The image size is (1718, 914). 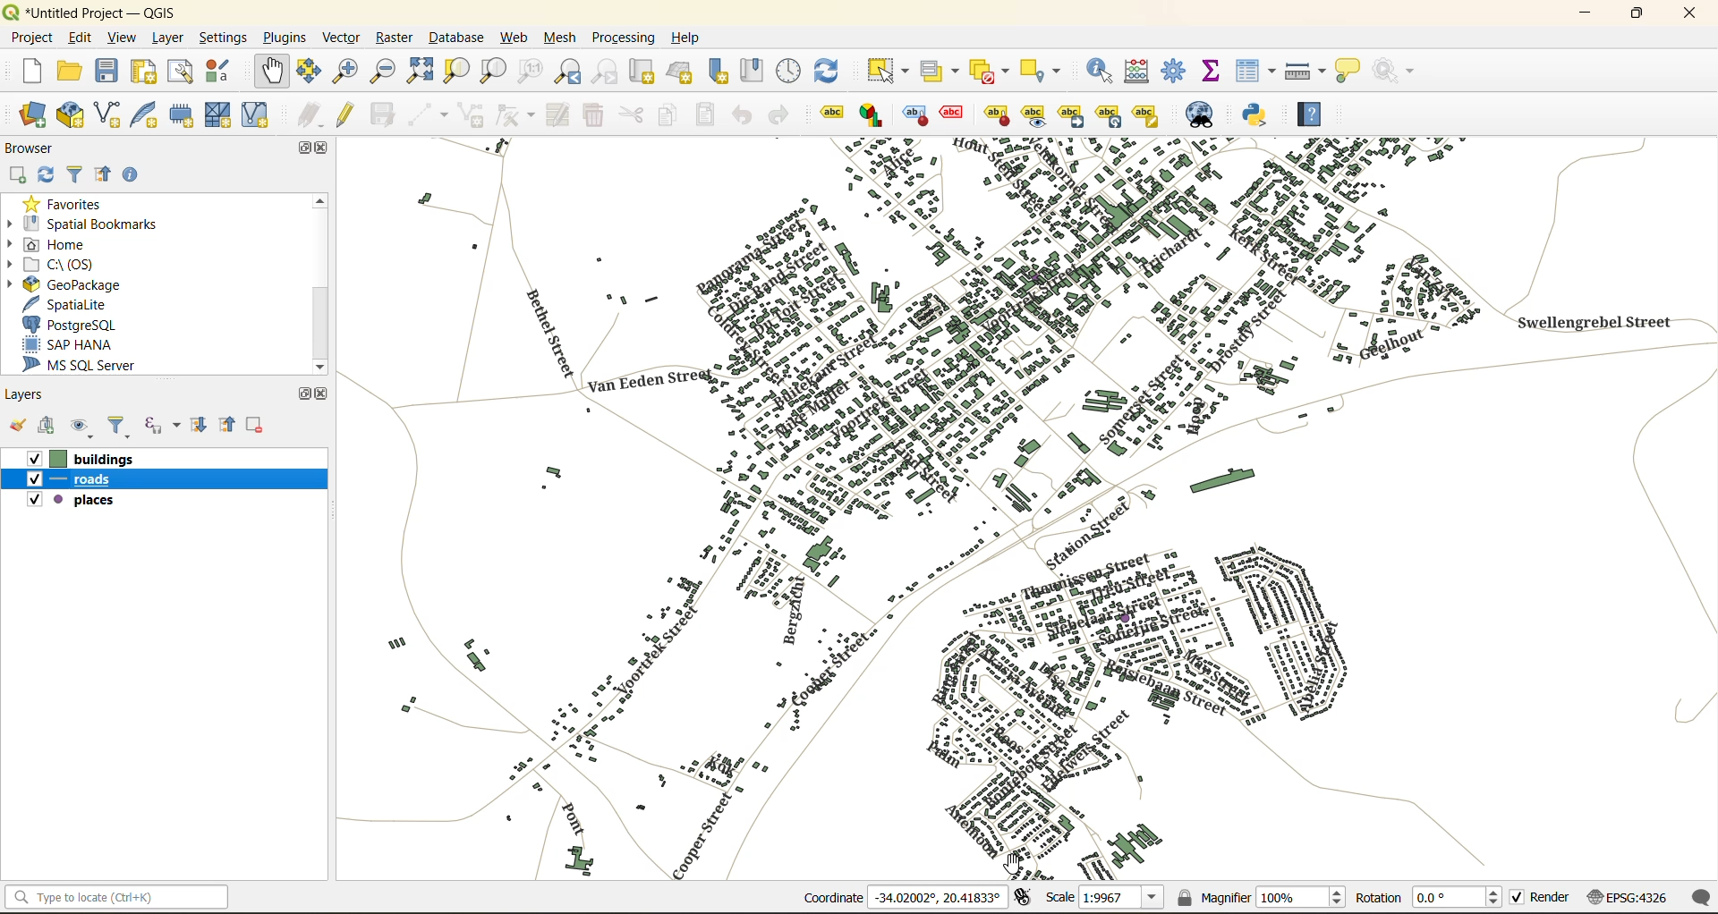 What do you see at coordinates (1697, 898) in the screenshot?
I see `log messages` at bounding box center [1697, 898].